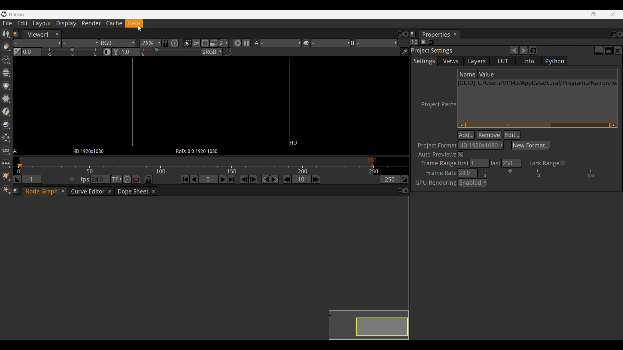  Describe the element at coordinates (87, 191) in the screenshot. I see `Curve editor tab` at that location.